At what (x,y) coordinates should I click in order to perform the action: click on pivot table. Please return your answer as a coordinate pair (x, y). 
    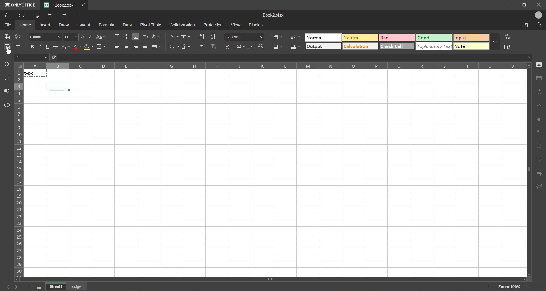
    Looking at the image, I should click on (539, 158).